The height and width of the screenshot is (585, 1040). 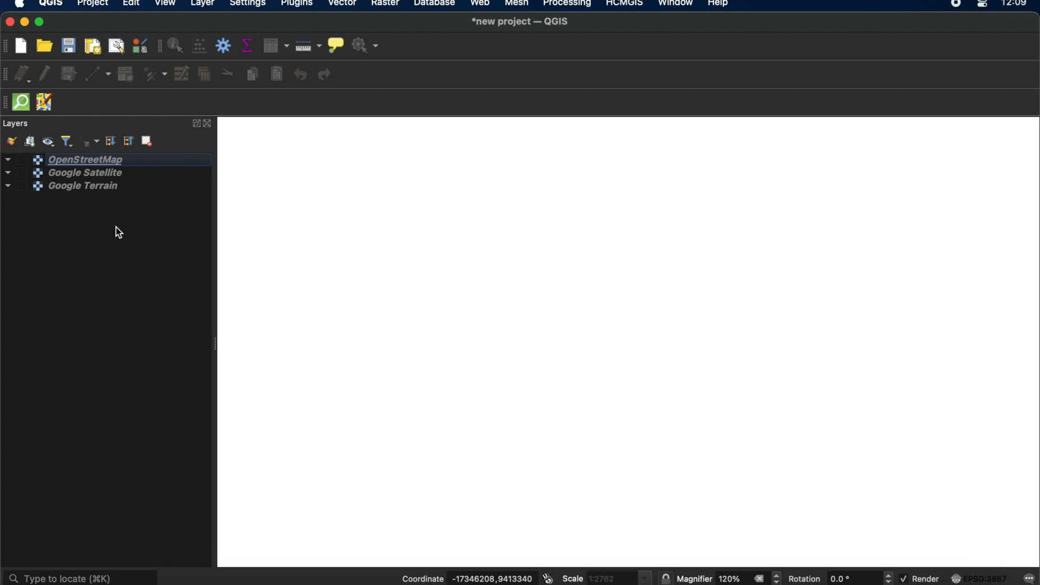 I want to click on openstreetmap, so click(x=66, y=159).